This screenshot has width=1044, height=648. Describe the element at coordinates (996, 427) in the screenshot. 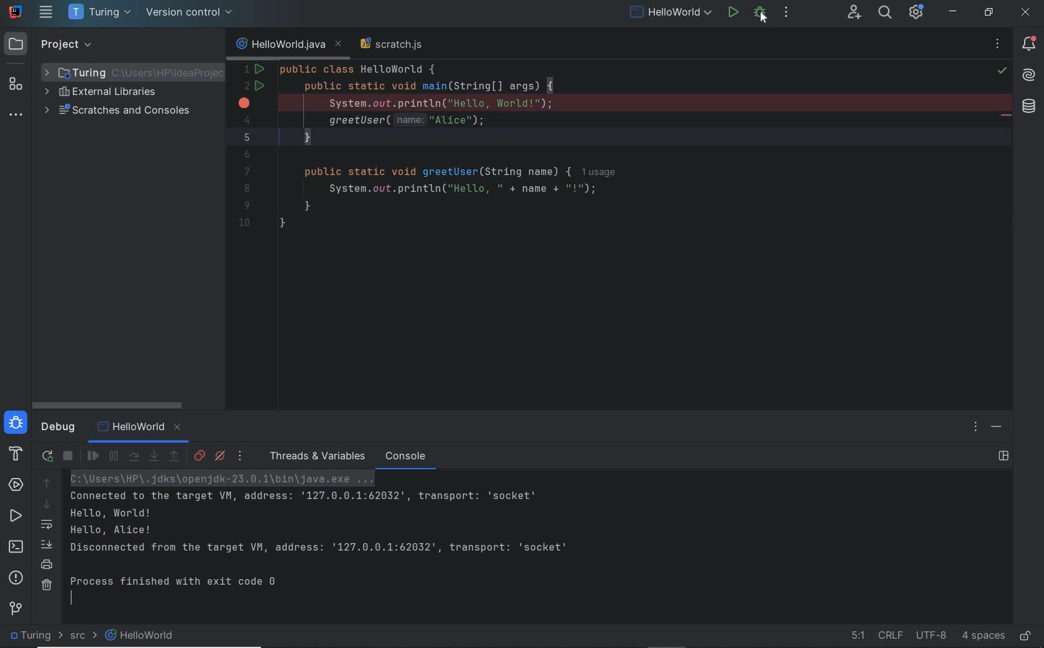

I see `hide` at that location.